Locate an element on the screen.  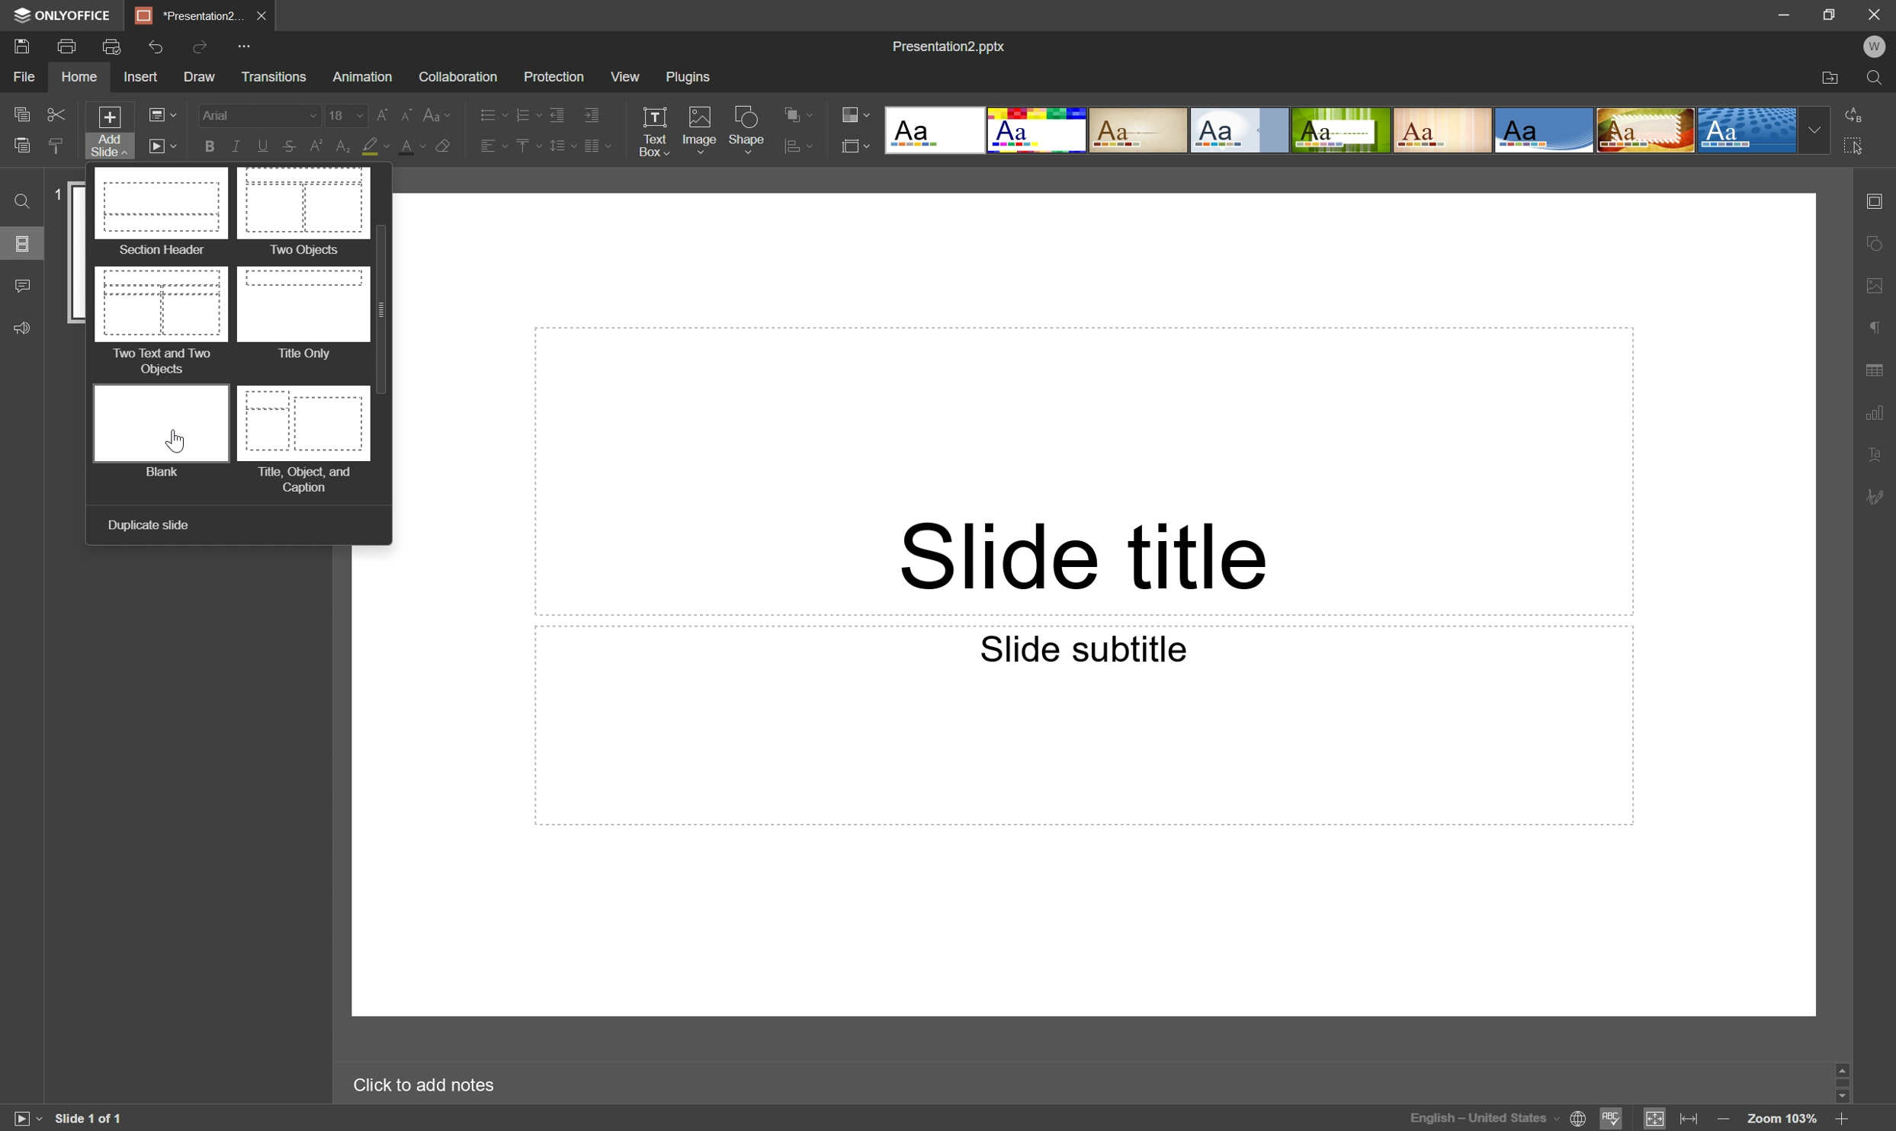
Insert columns is located at coordinates (598, 147).